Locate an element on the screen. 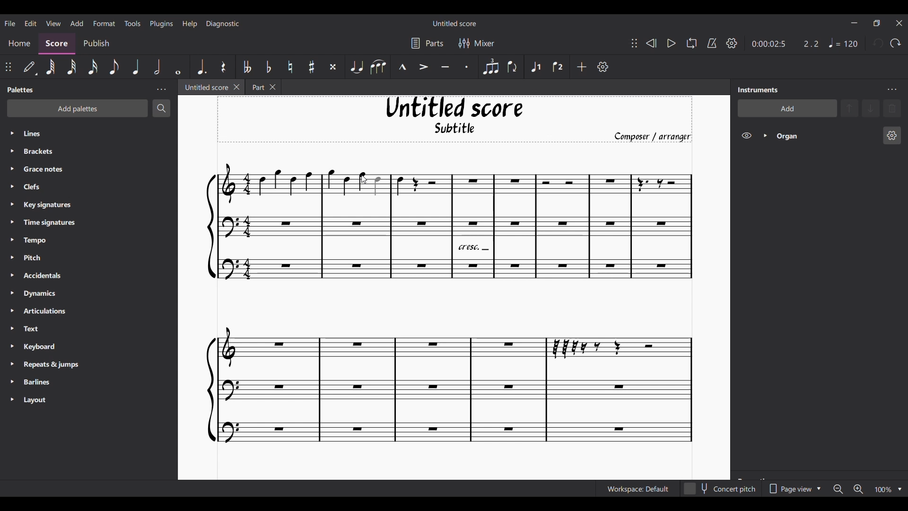  Hide Organ on score is located at coordinates (746, 135).